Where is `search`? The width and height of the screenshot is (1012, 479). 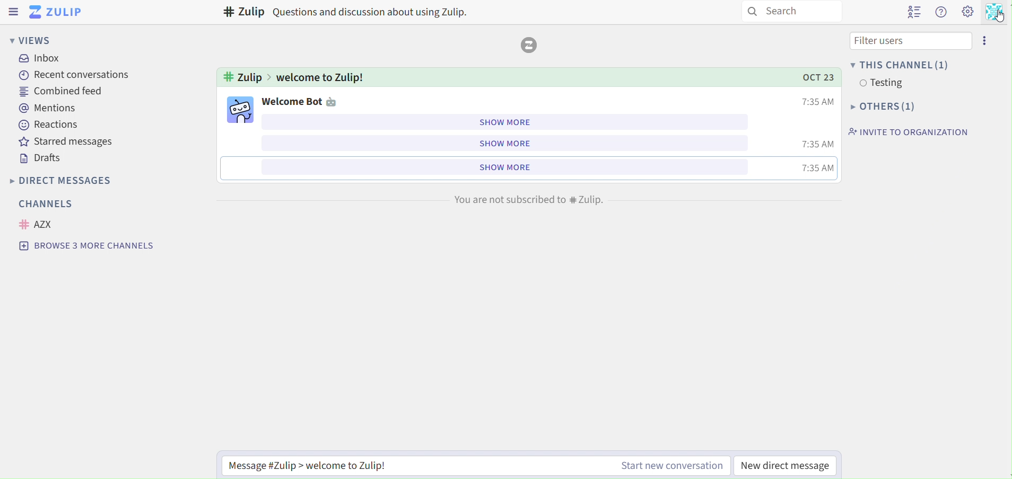
search is located at coordinates (799, 11).